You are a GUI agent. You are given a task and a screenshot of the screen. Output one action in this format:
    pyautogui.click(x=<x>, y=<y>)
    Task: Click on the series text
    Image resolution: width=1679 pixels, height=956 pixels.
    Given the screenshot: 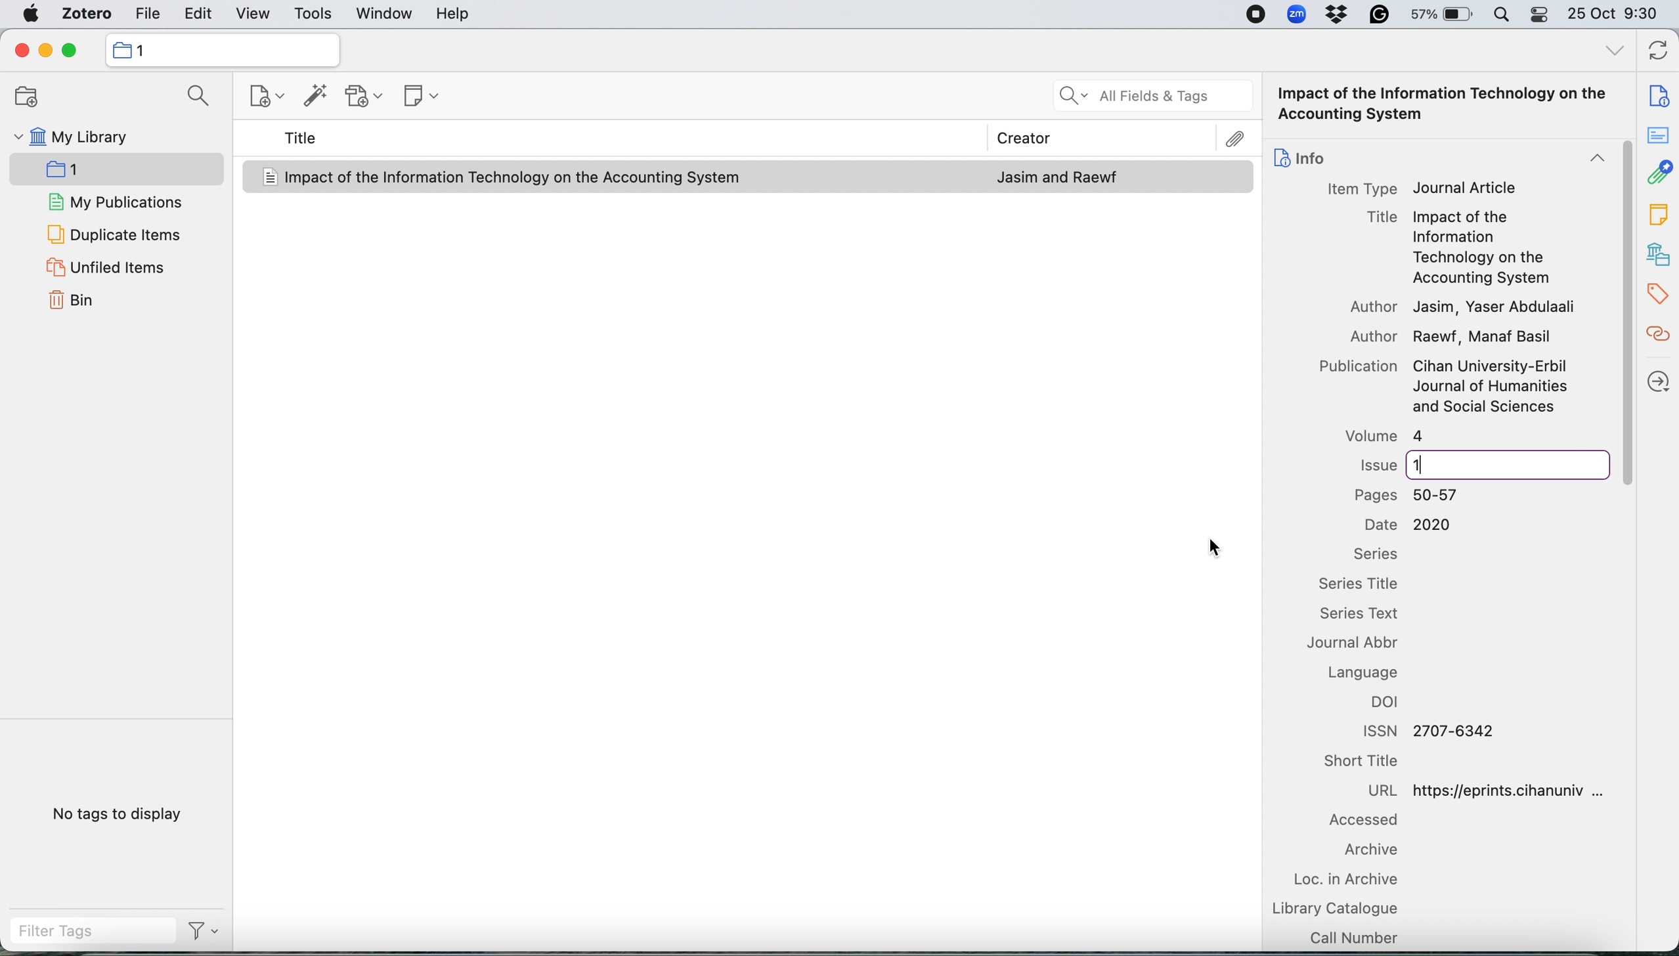 What is the action you would take?
    pyautogui.click(x=1370, y=615)
    